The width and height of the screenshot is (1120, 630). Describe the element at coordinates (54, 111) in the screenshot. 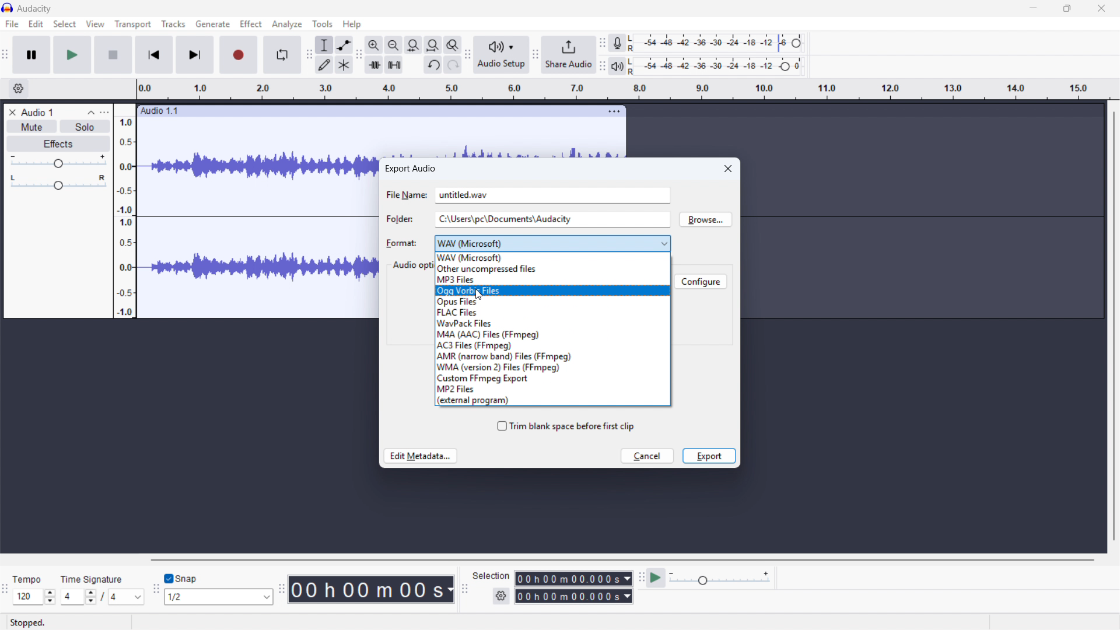

I see `Track title ` at that location.